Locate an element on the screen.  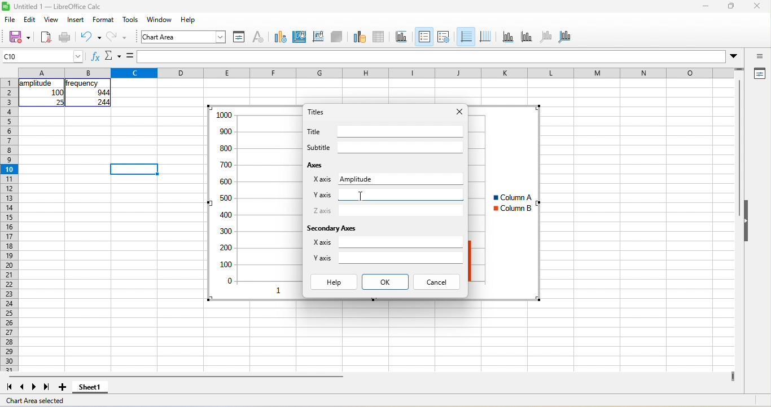
Input for z axis is located at coordinates (401, 211).